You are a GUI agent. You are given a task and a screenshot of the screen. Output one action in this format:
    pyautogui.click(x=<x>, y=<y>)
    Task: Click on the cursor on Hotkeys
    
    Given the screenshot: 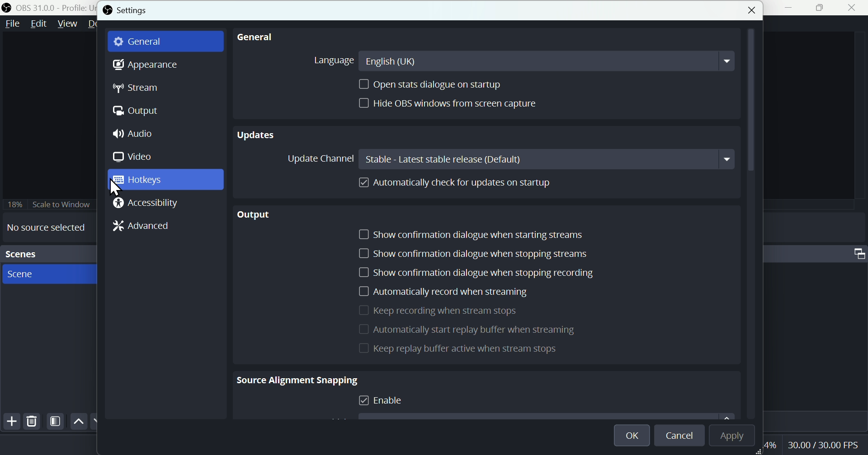 What is the action you would take?
    pyautogui.click(x=116, y=188)
    